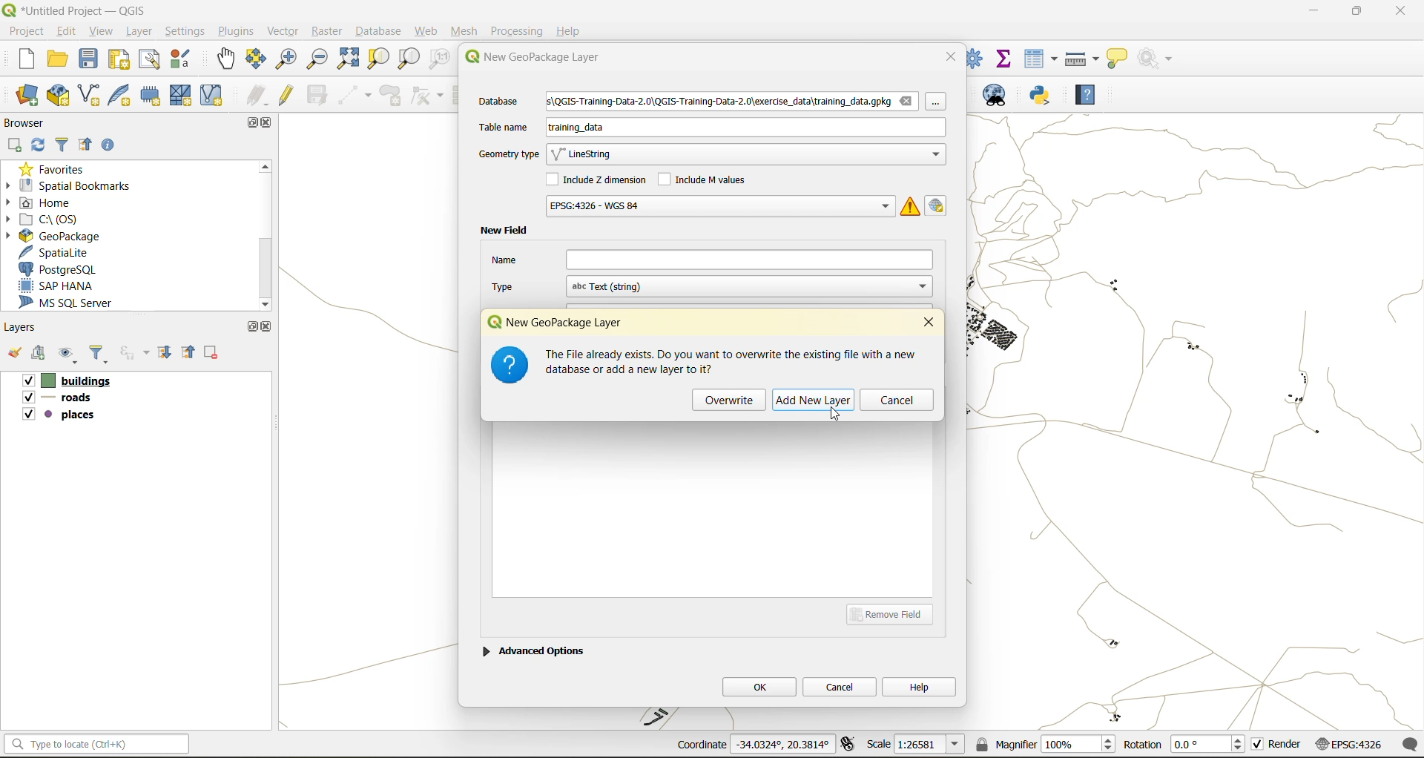 The height and width of the screenshot is (758, 1424). I want to click on help, so click(1085, 97).